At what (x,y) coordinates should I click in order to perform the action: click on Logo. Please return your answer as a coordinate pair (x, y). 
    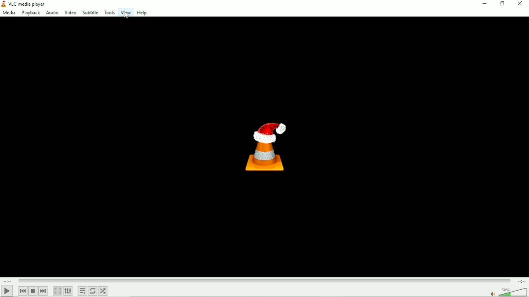
    Looking at the image, I should click on (265, 147).